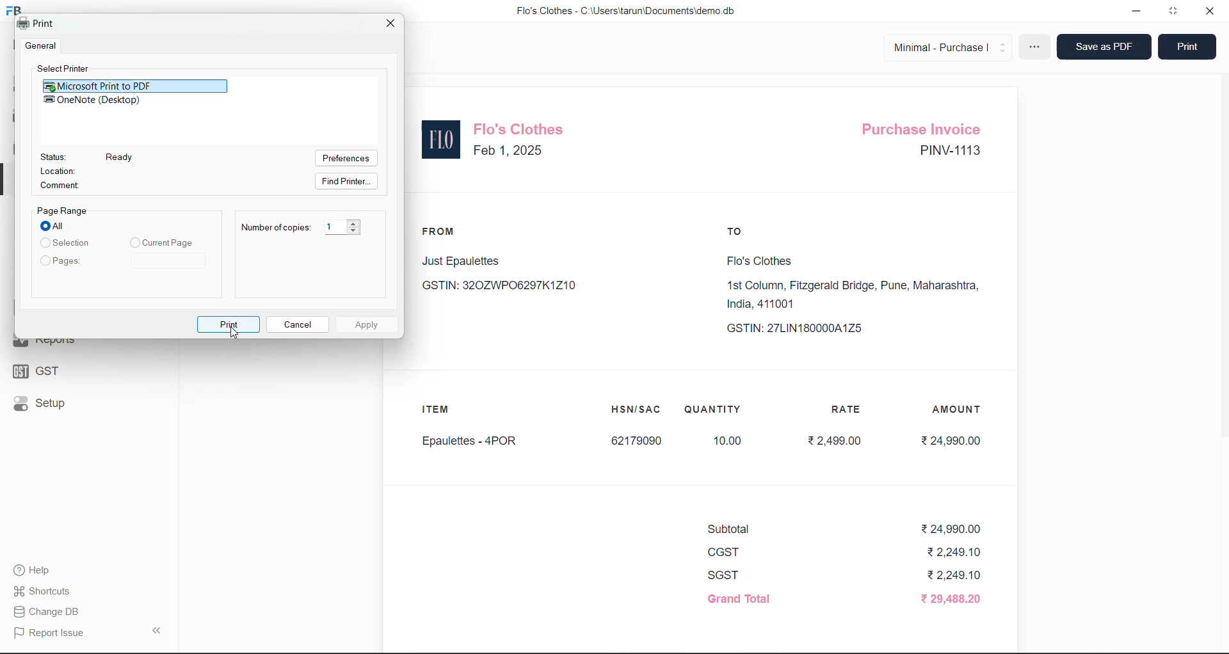 The image size is (1229, 654). I want to click on Epaulettes - 4POR, so click(469, 441).